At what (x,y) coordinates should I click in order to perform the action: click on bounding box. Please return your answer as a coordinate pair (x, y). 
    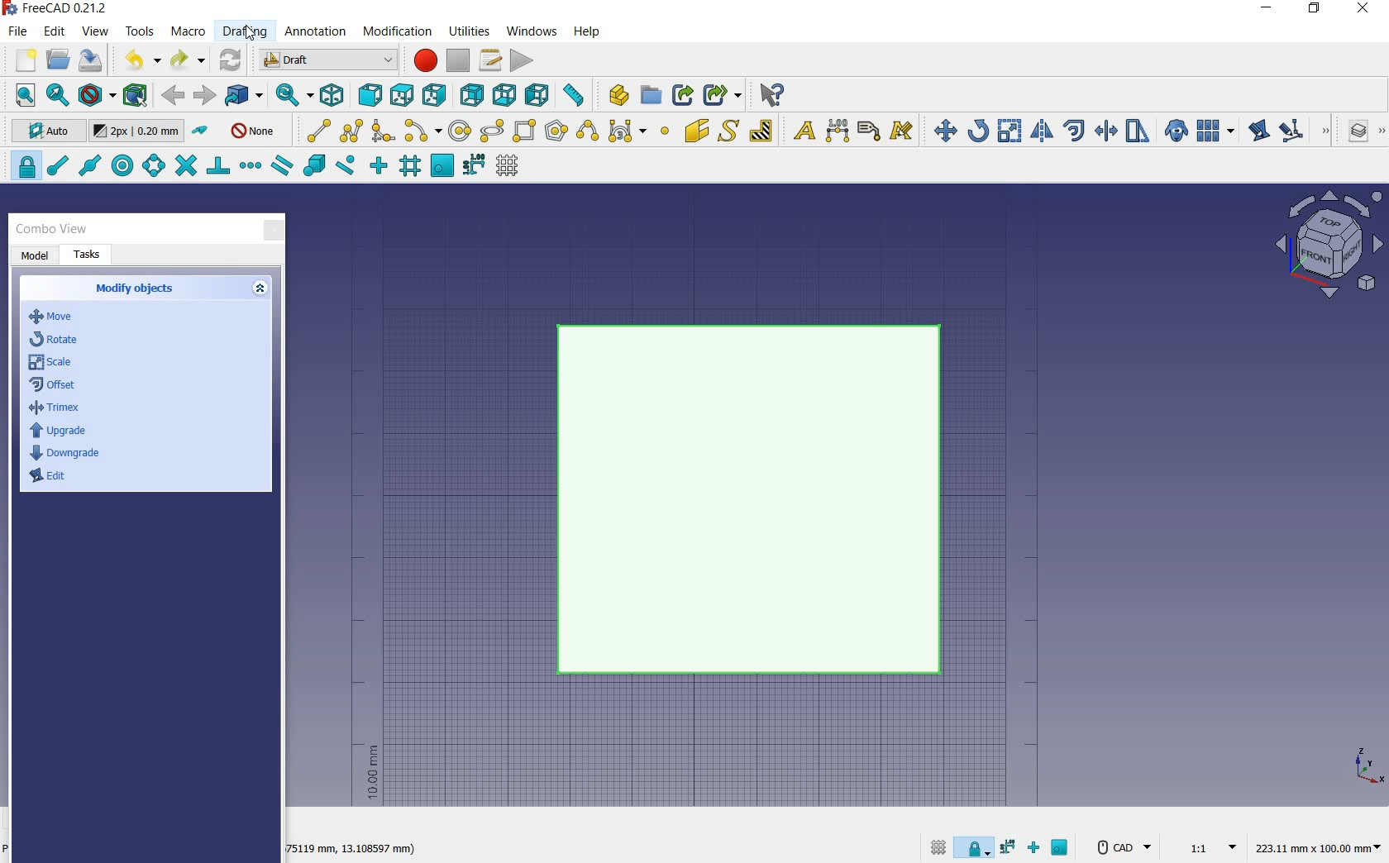
    Looking at the image, I should click on (136, 97).